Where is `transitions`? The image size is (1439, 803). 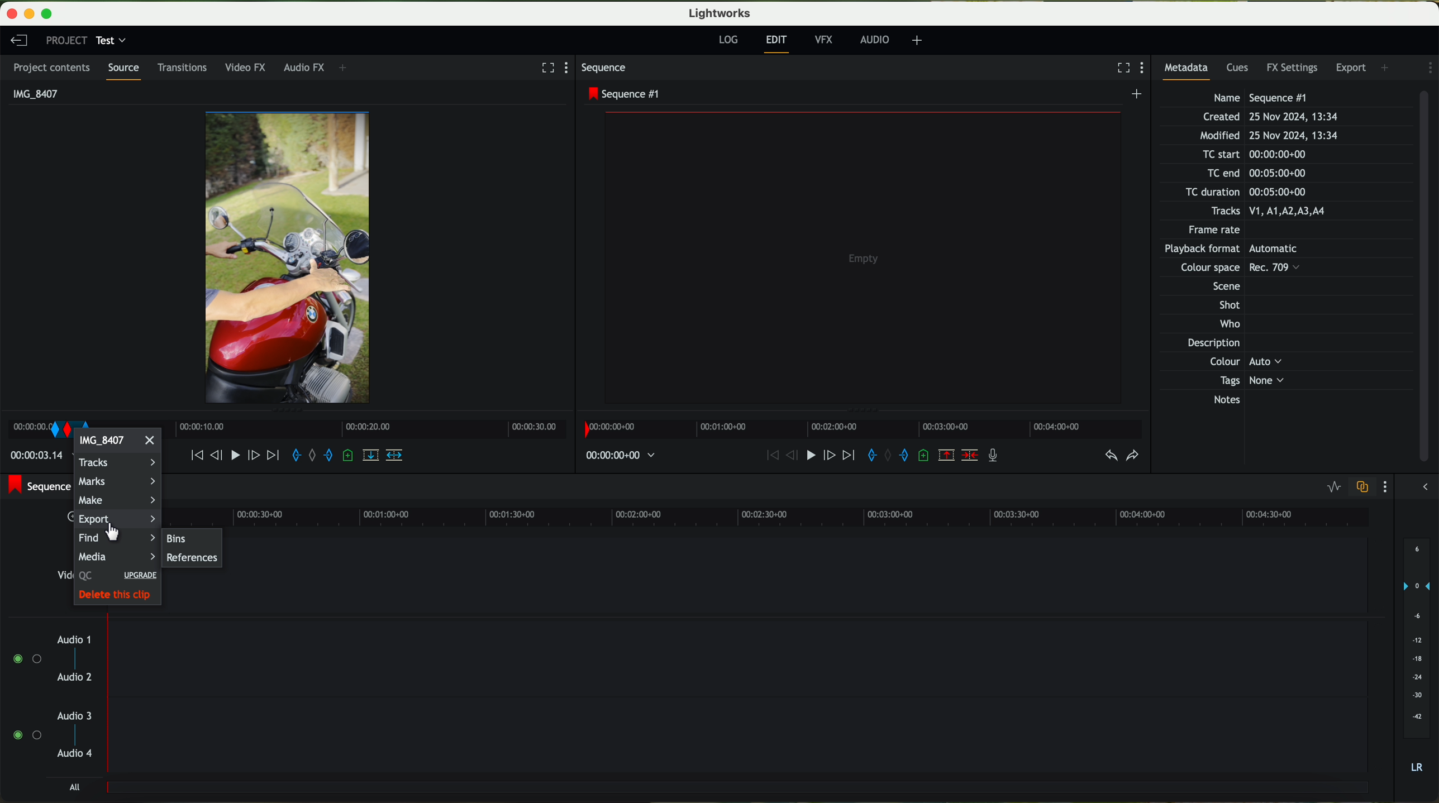 transitions is located at coordinates (185, 67).